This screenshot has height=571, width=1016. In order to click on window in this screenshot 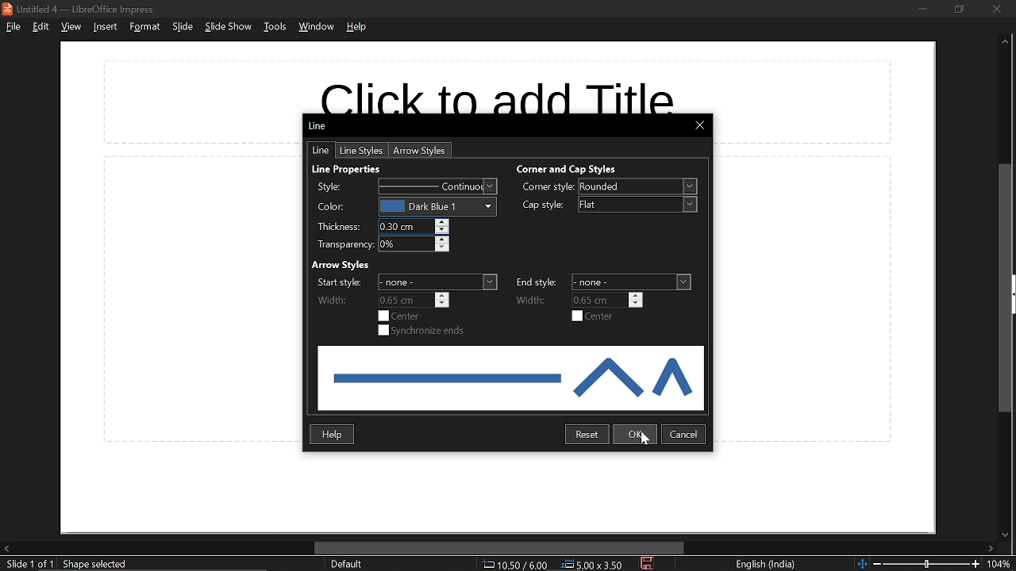, I will do `click(316, 27)`.